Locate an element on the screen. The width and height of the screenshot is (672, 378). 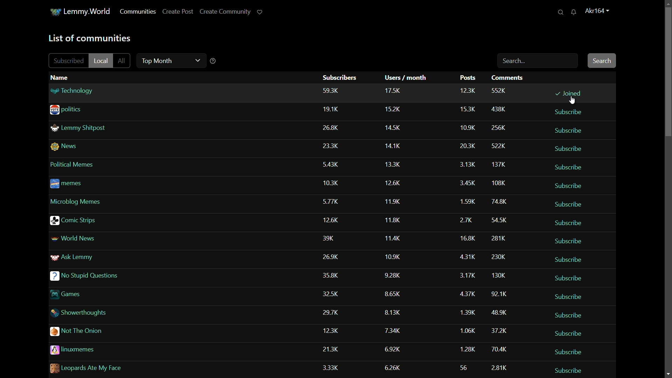
local is located at coordinates (101, 60).